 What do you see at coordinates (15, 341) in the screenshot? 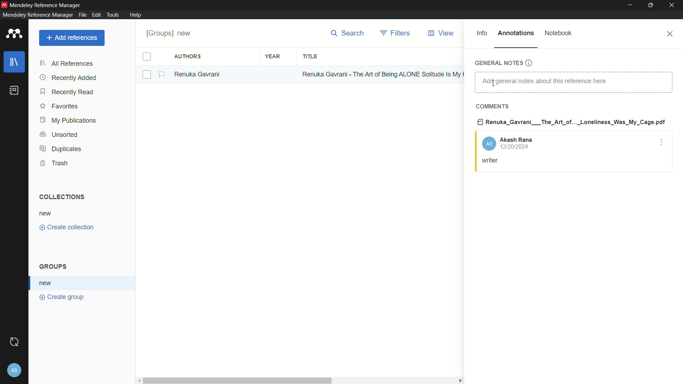
I see `sync` at bounding box center [15, 341].